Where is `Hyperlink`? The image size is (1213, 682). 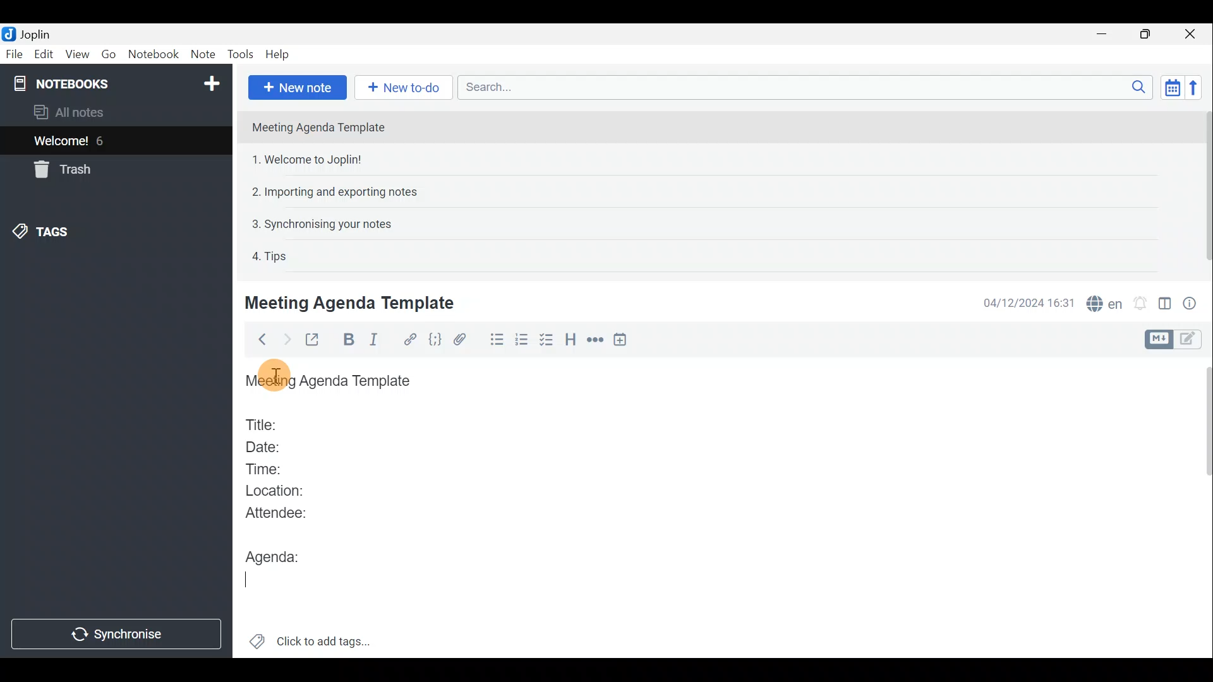 Hyperlink is located at coordinates (411, 339).